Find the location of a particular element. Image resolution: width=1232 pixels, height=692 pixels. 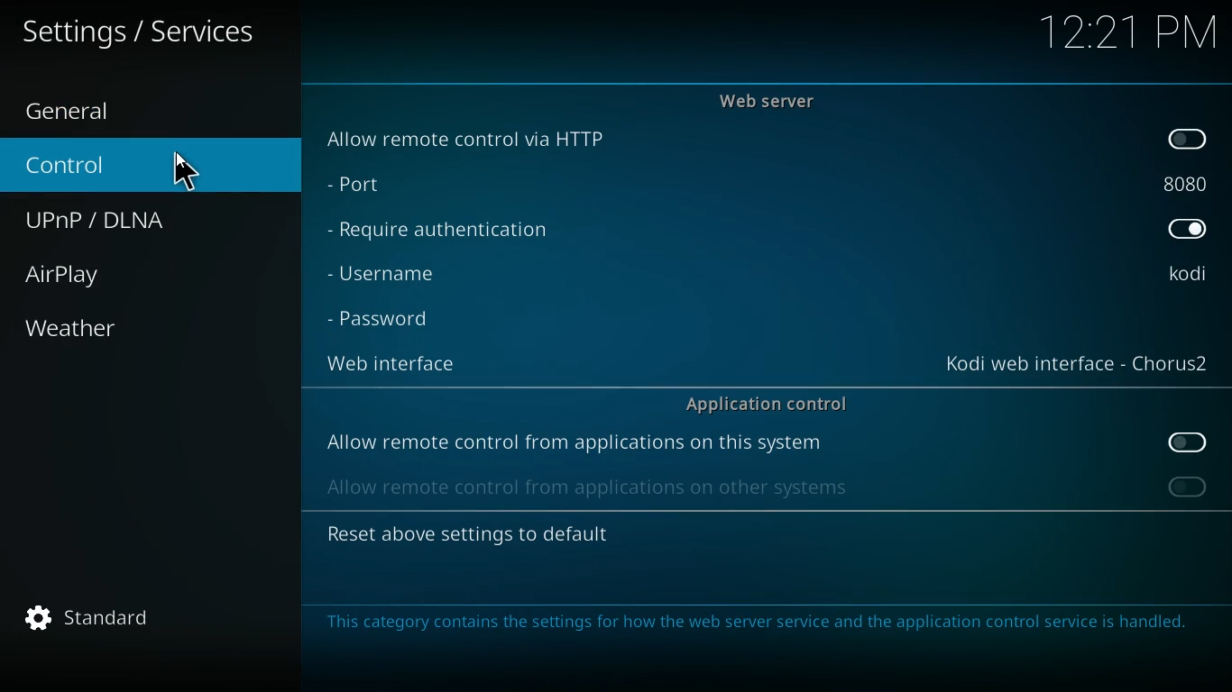

web interface is located at coordinates (398, 365).